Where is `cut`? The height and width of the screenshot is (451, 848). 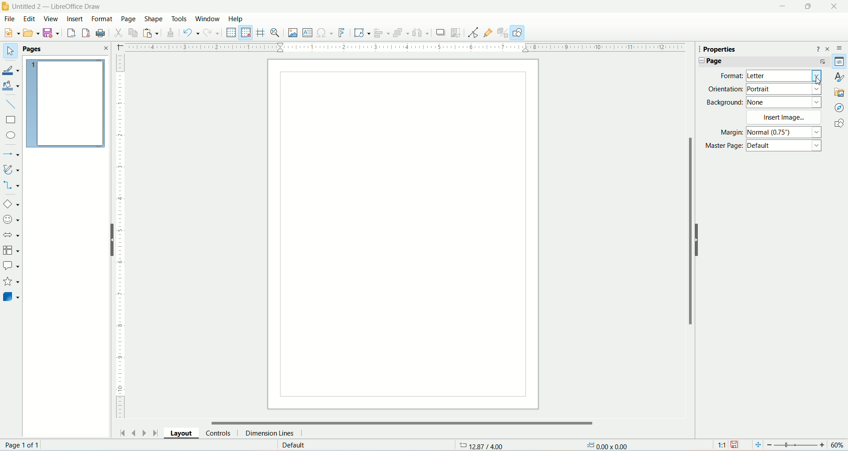
cut is located at coordinates (120, 32).